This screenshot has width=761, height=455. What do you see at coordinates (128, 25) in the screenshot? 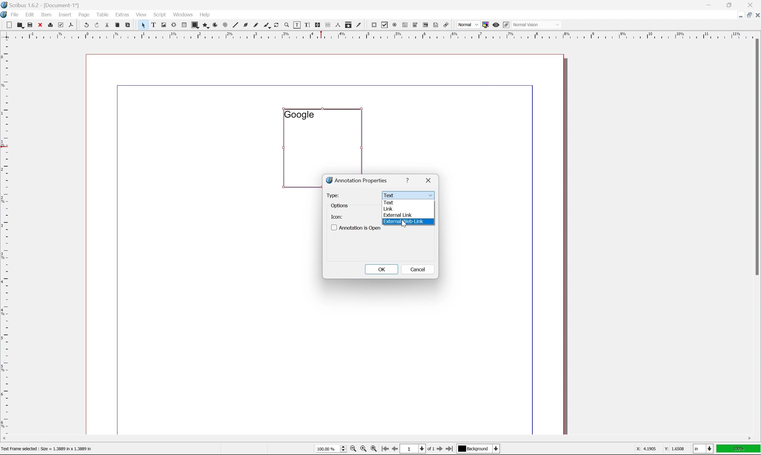
I see `paste` at bounding box center [128, 25].